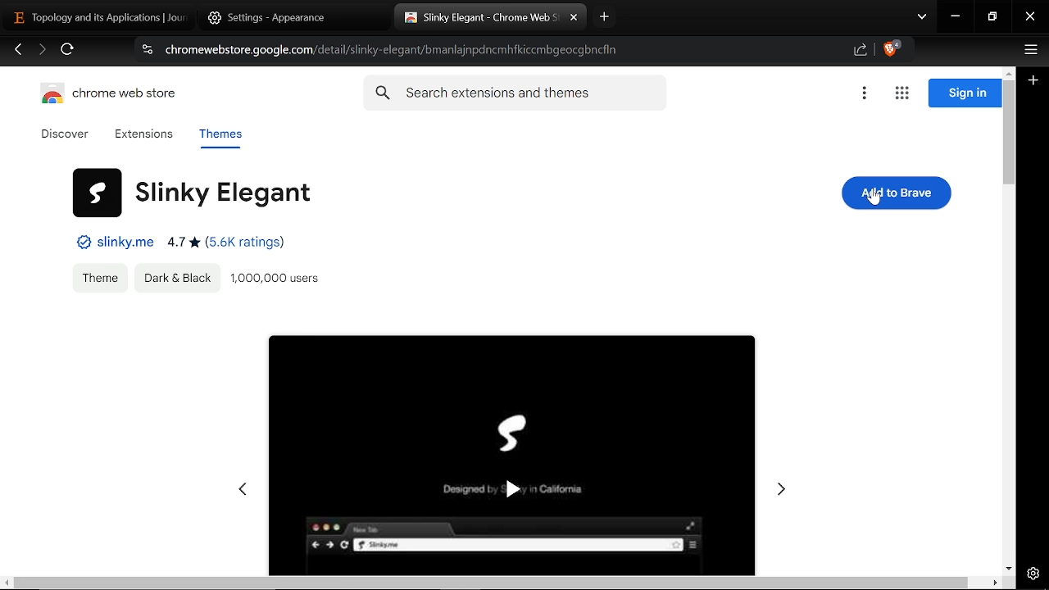 The image size is (1049, 590). Describe the element at coordinates (395, 50) in the screenshot. I see `Current web address` at that location.